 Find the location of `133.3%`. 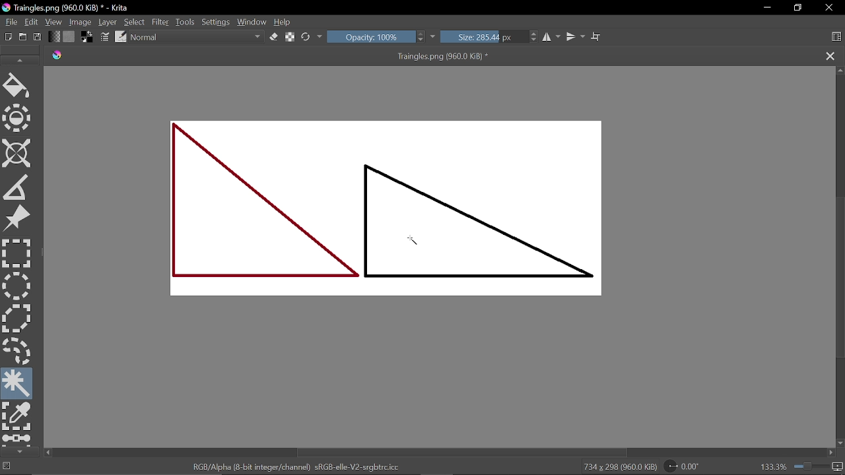

133.3% is located at coordinates (774, 467).